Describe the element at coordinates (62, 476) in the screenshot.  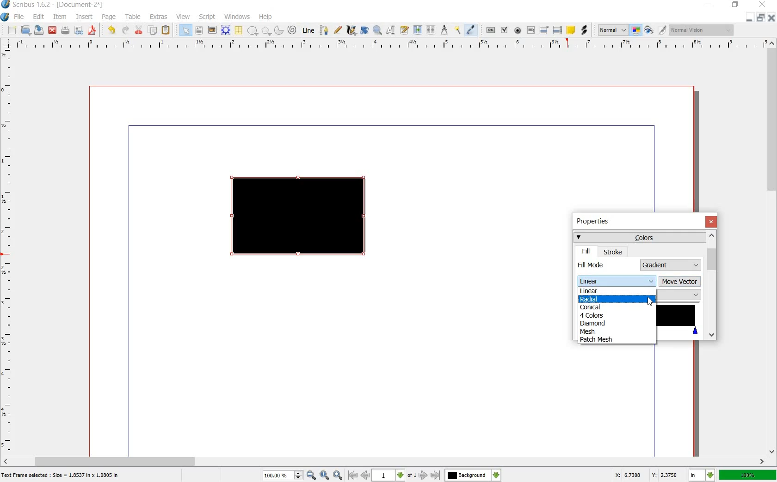
I see `text frame selected : size = 1.8537 in x 1.0805 in` at that location.